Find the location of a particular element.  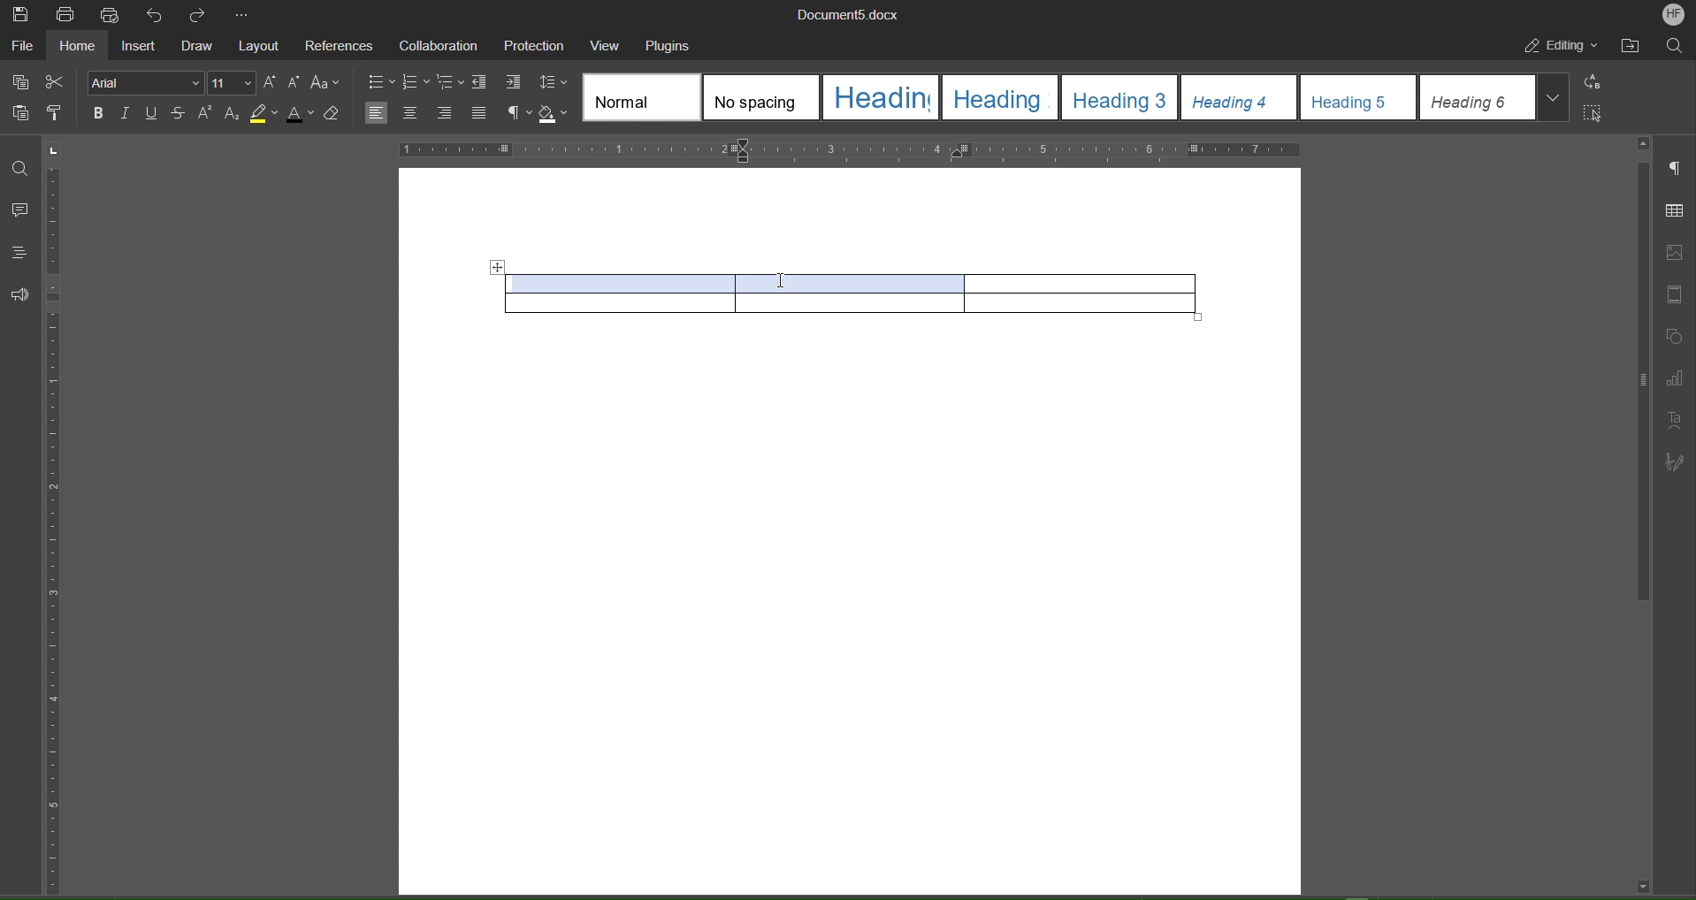

heading 4 is located at coordinates (1240, 97).